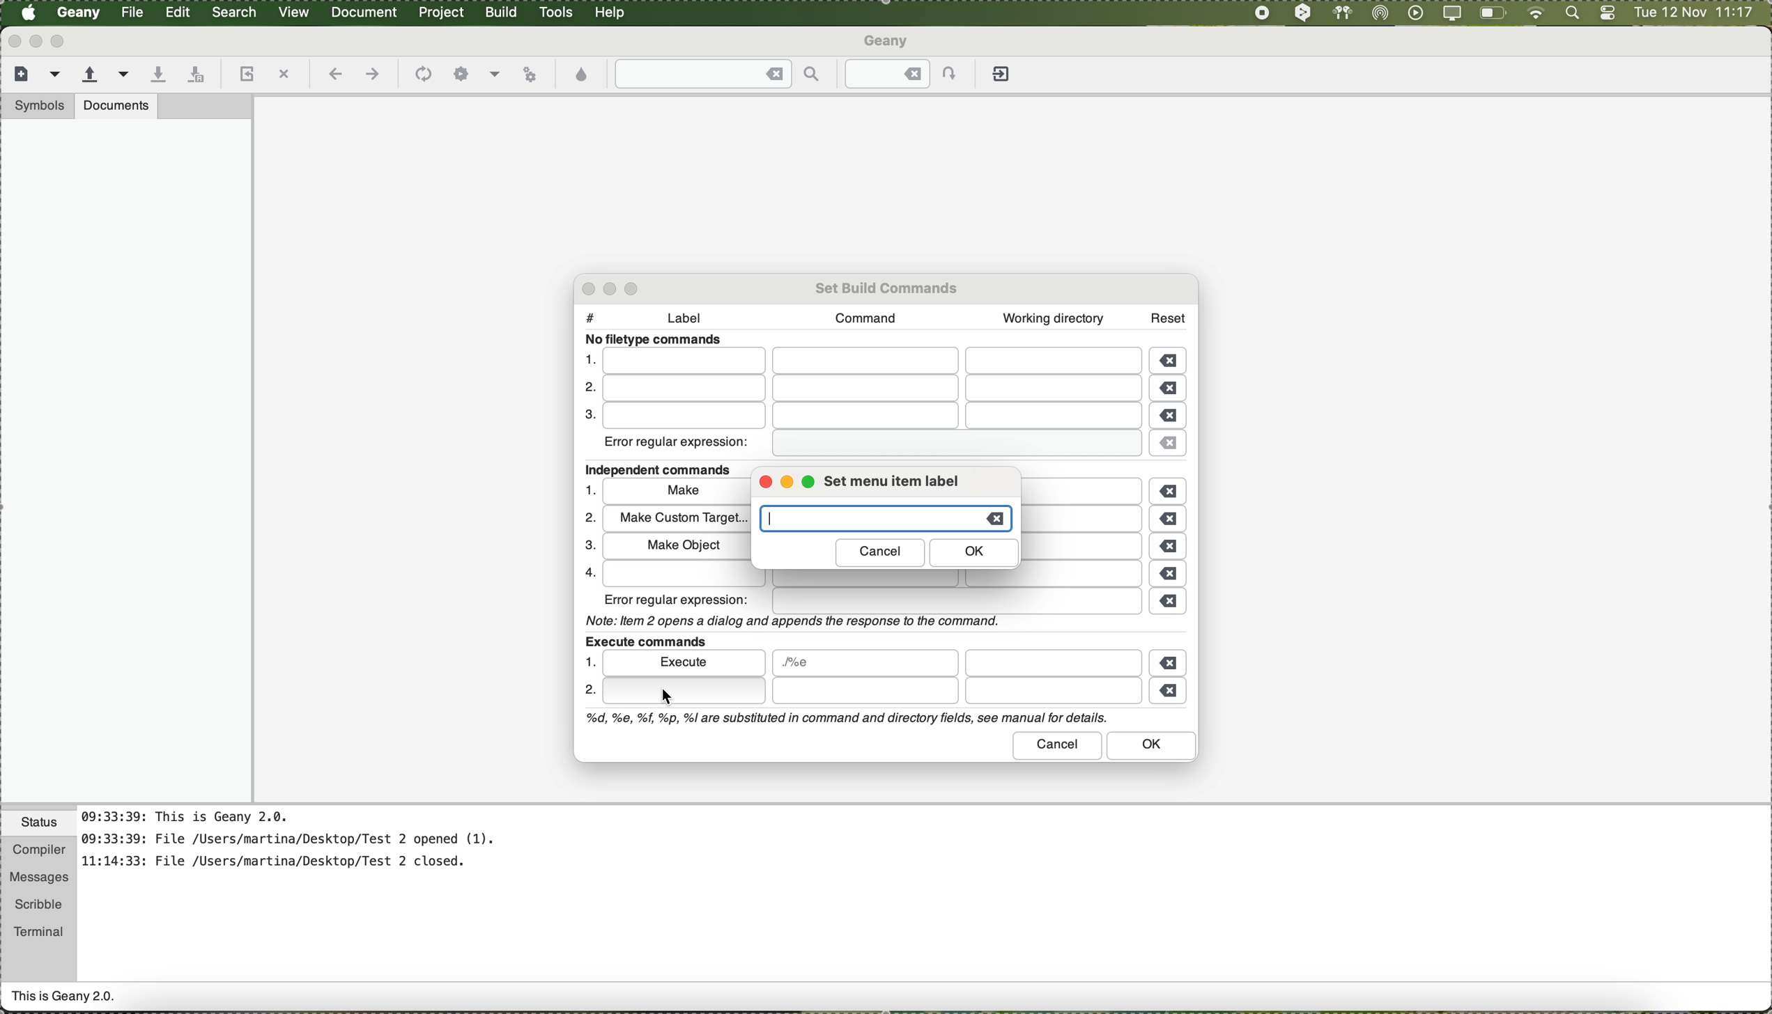 The height and width of the screenshot is (1014, 1772). Describe the element at coordinates (590, 314) in the screenshot. I see `#` at that location.